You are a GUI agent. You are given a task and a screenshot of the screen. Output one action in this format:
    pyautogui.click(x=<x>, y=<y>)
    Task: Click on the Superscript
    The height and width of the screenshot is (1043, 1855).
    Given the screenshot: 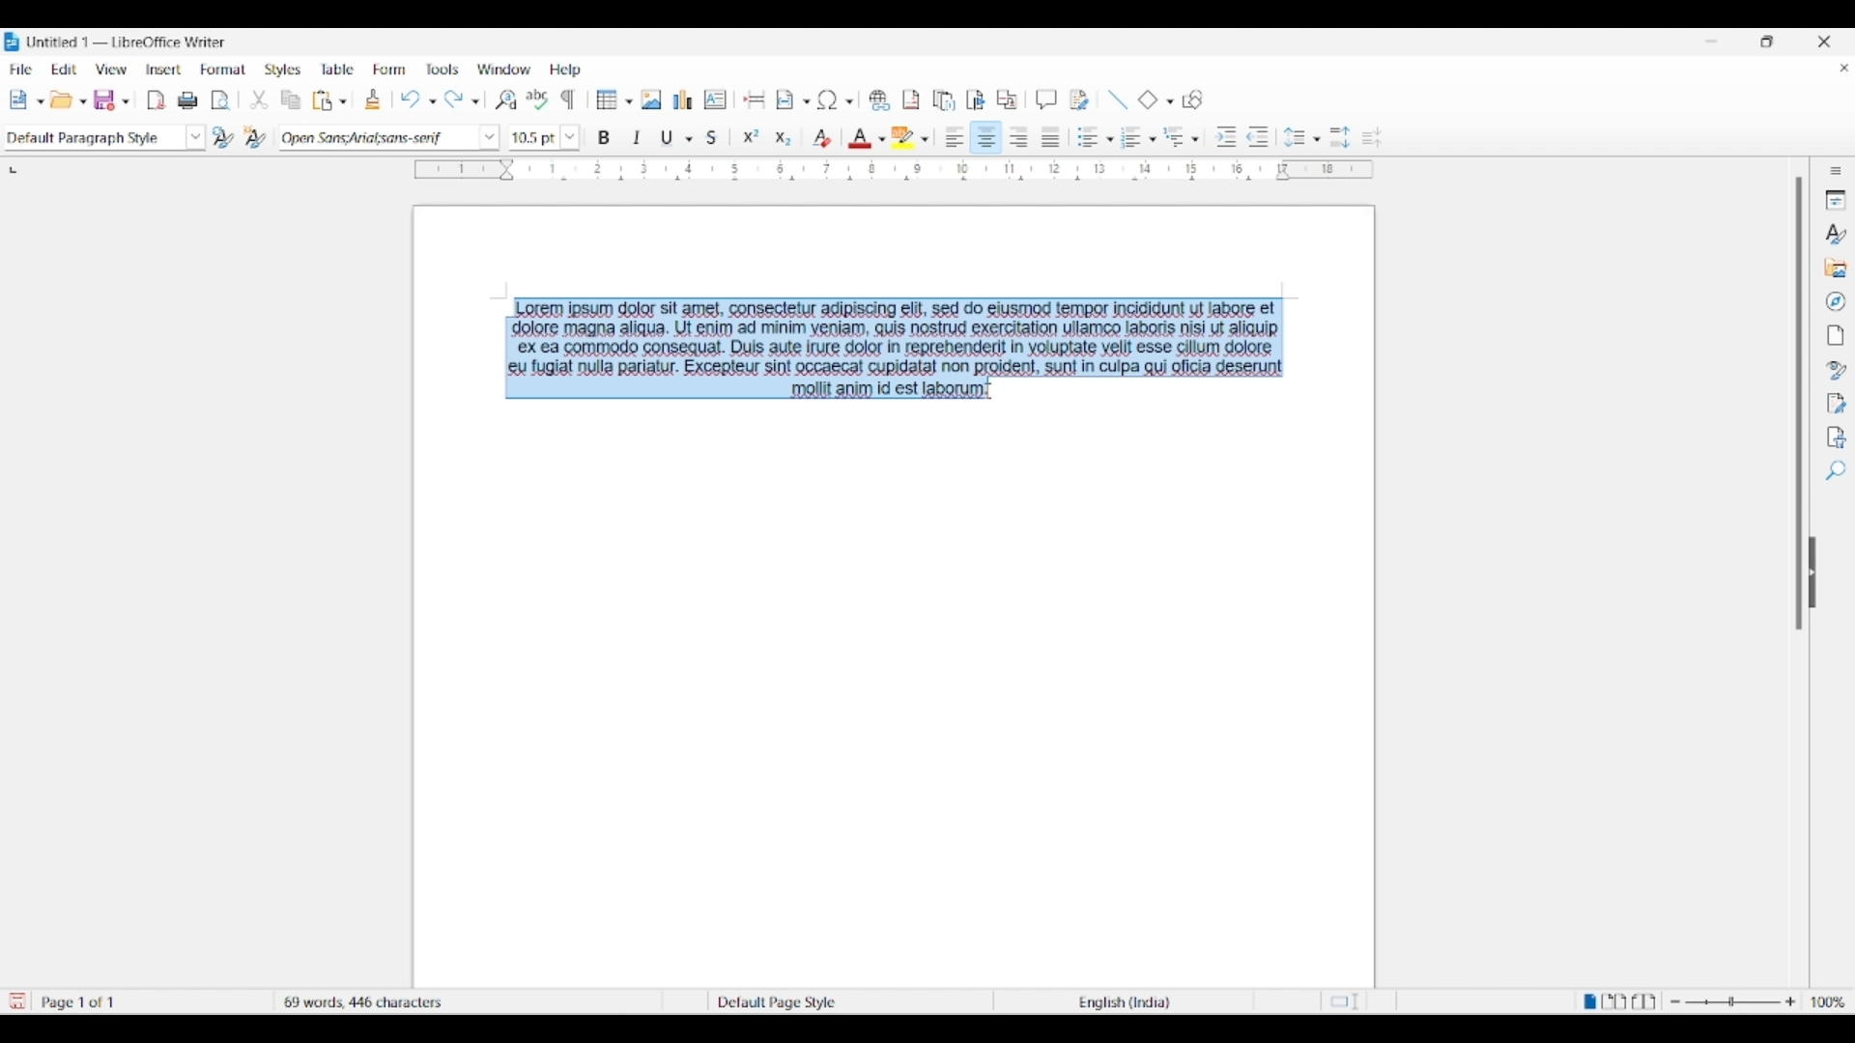 What is the action you would take?
    pyautogui.click(x=751, y=137)
    